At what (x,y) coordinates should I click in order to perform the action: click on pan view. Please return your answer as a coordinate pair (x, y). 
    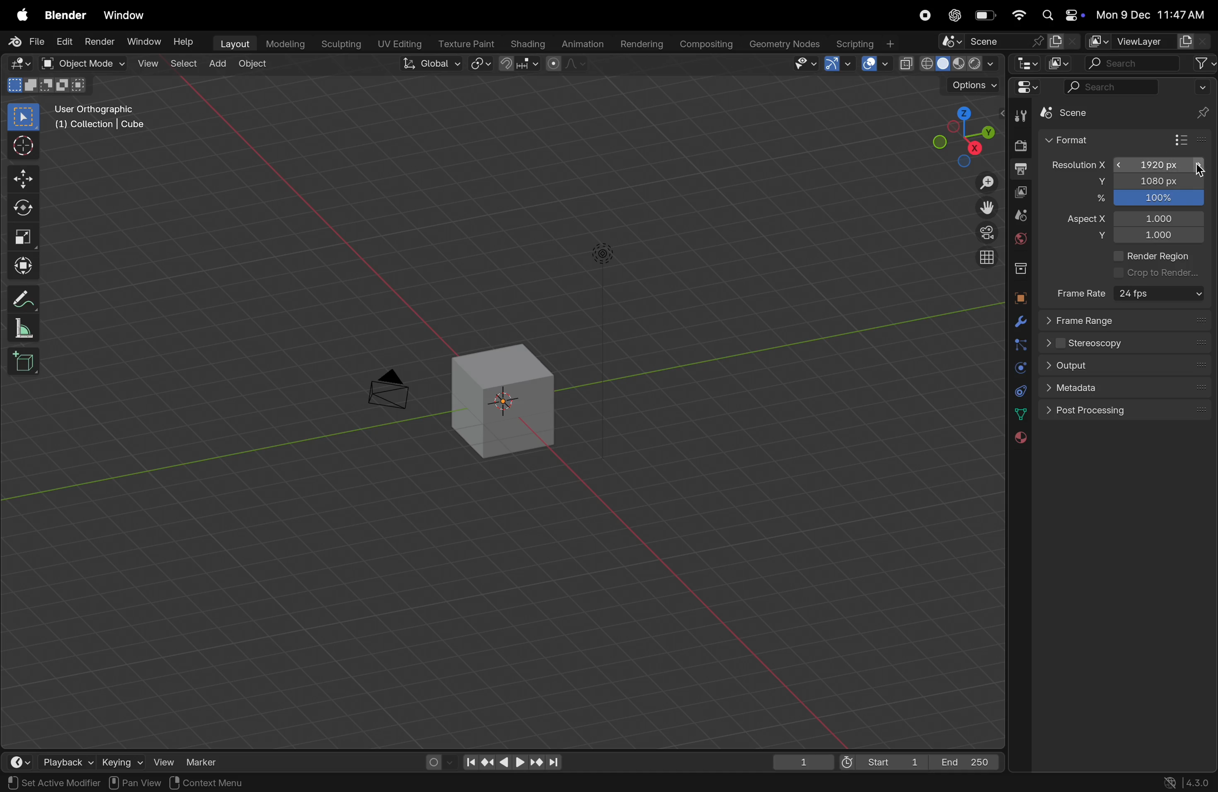
    Looking at the image, I should click on (31, 783).